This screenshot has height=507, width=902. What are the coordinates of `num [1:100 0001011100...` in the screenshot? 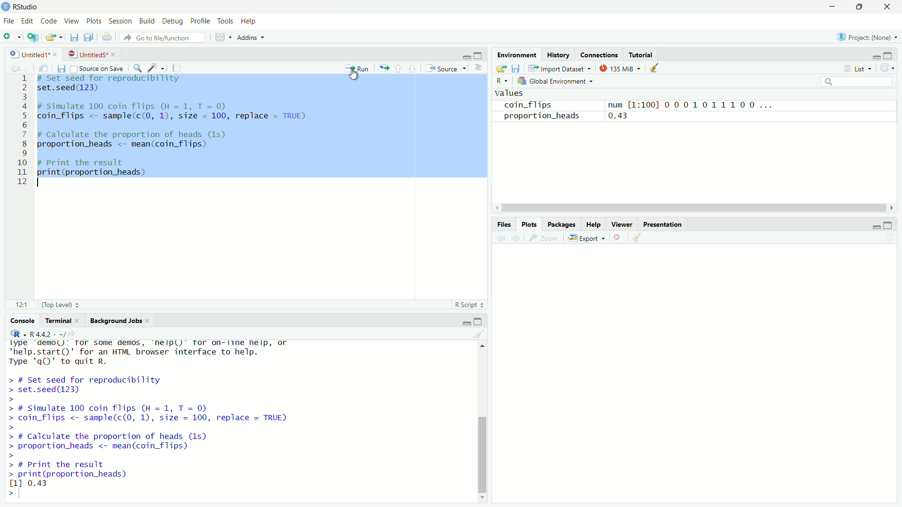 It's located at (700, 103).